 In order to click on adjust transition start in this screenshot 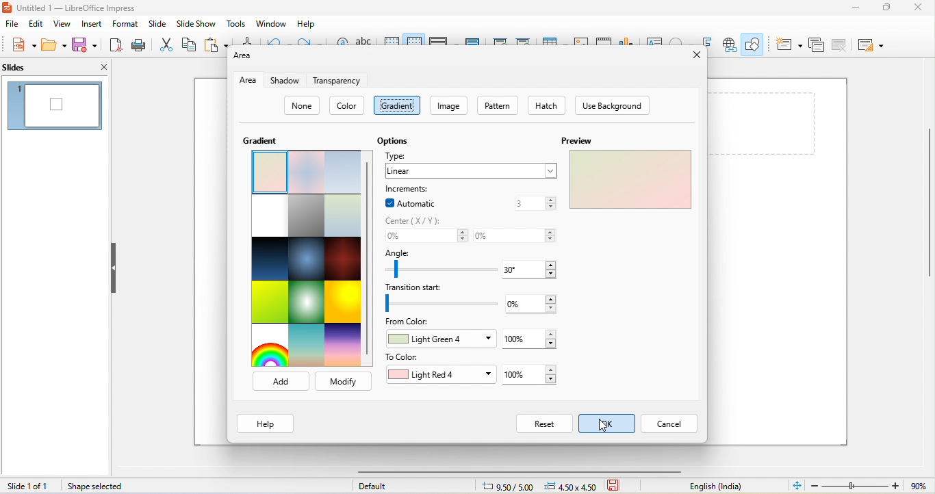, I will do `click(436, 303)`.